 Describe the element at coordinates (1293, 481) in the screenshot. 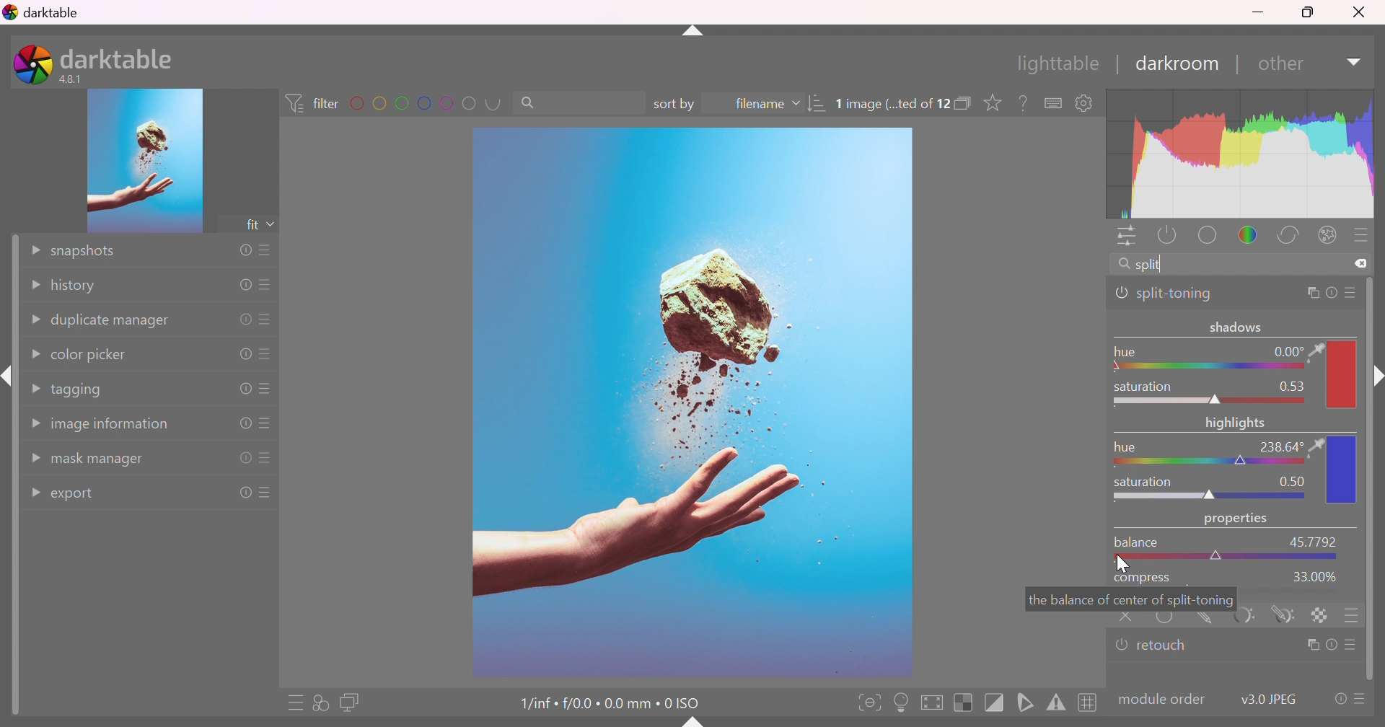

I see `0.50` at that location.